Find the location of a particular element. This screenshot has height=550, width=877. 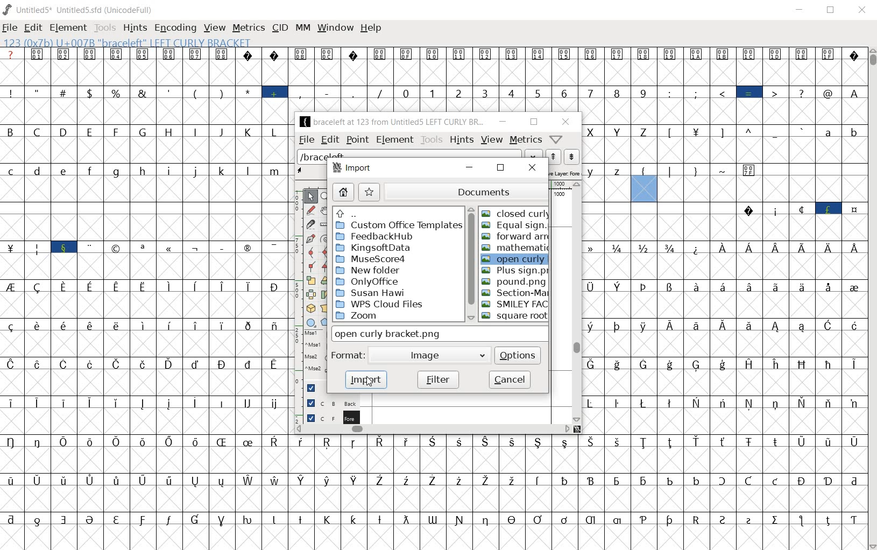

onlyoffice is located at coordinates (369, 280).